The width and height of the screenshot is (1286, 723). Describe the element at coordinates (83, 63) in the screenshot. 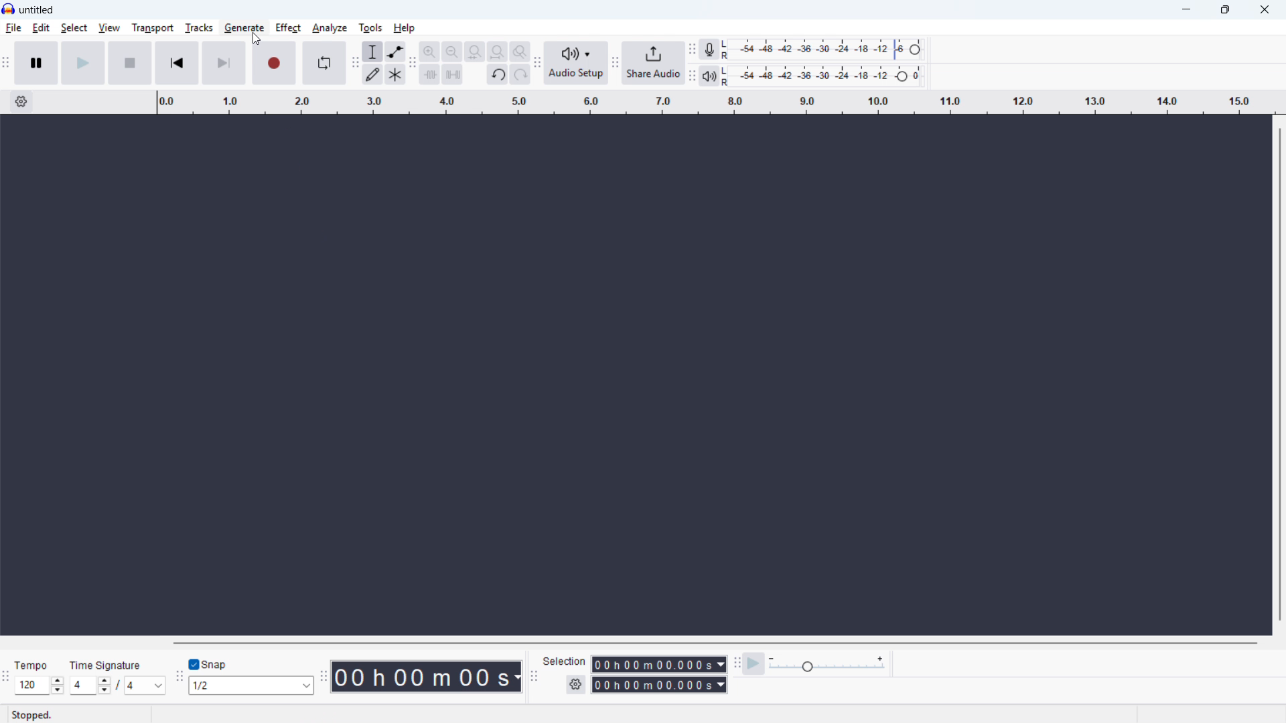

I see `play ` at that location.